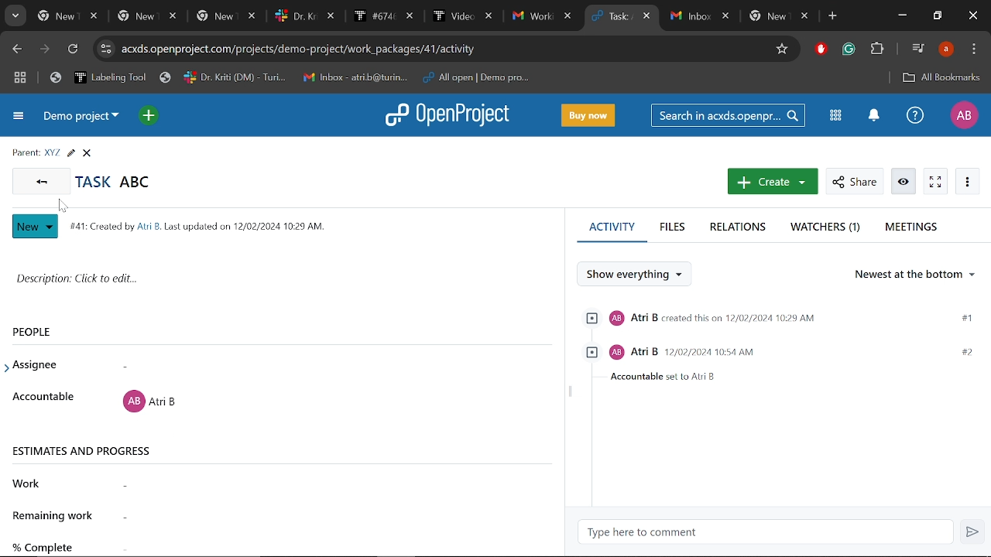 This screenshot has width=991, height=557. What do you see at coordinates (612, 16) in the screenshot?
I see `Current tab` at bounding box center [612, 16].